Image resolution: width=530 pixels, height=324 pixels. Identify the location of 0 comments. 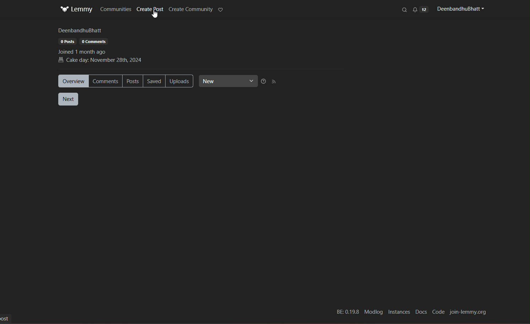
(94, 42).